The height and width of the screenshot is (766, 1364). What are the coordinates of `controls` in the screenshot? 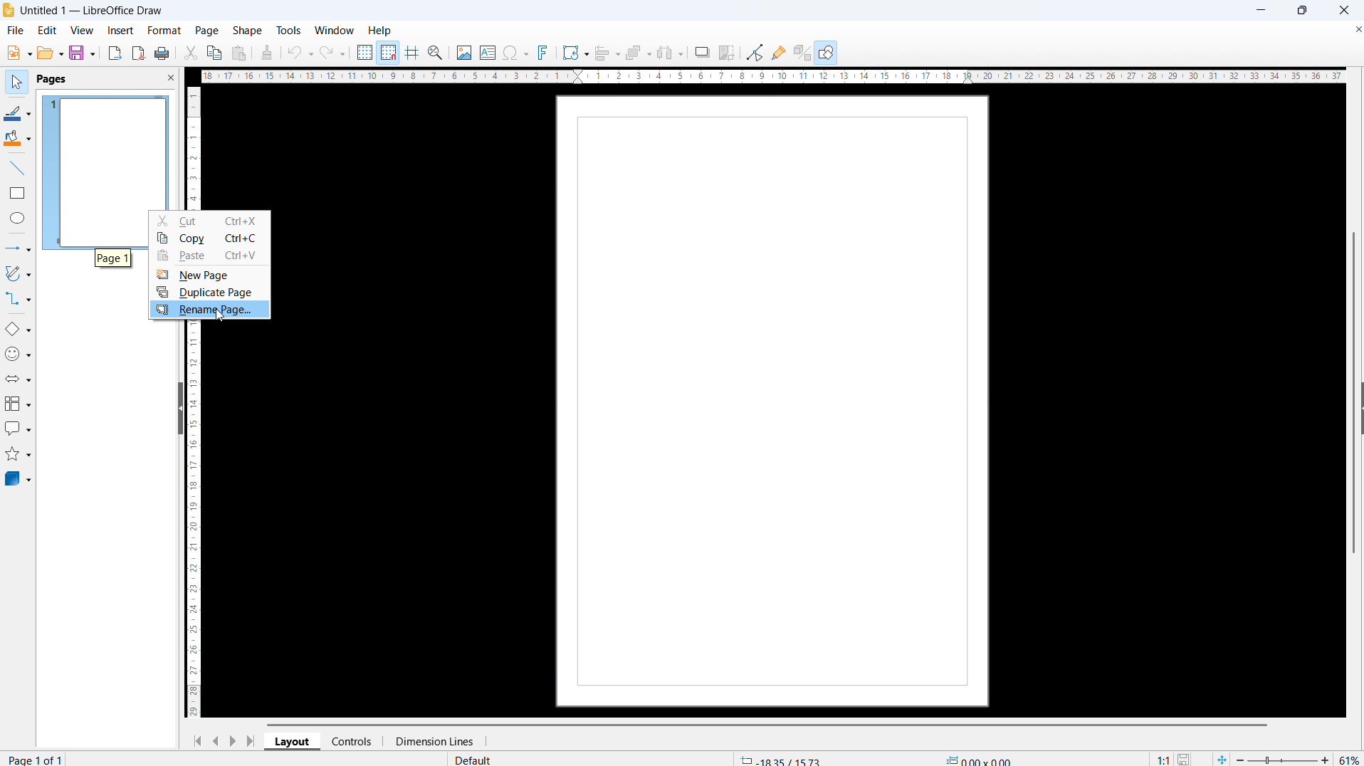 It's located at (352, 741).